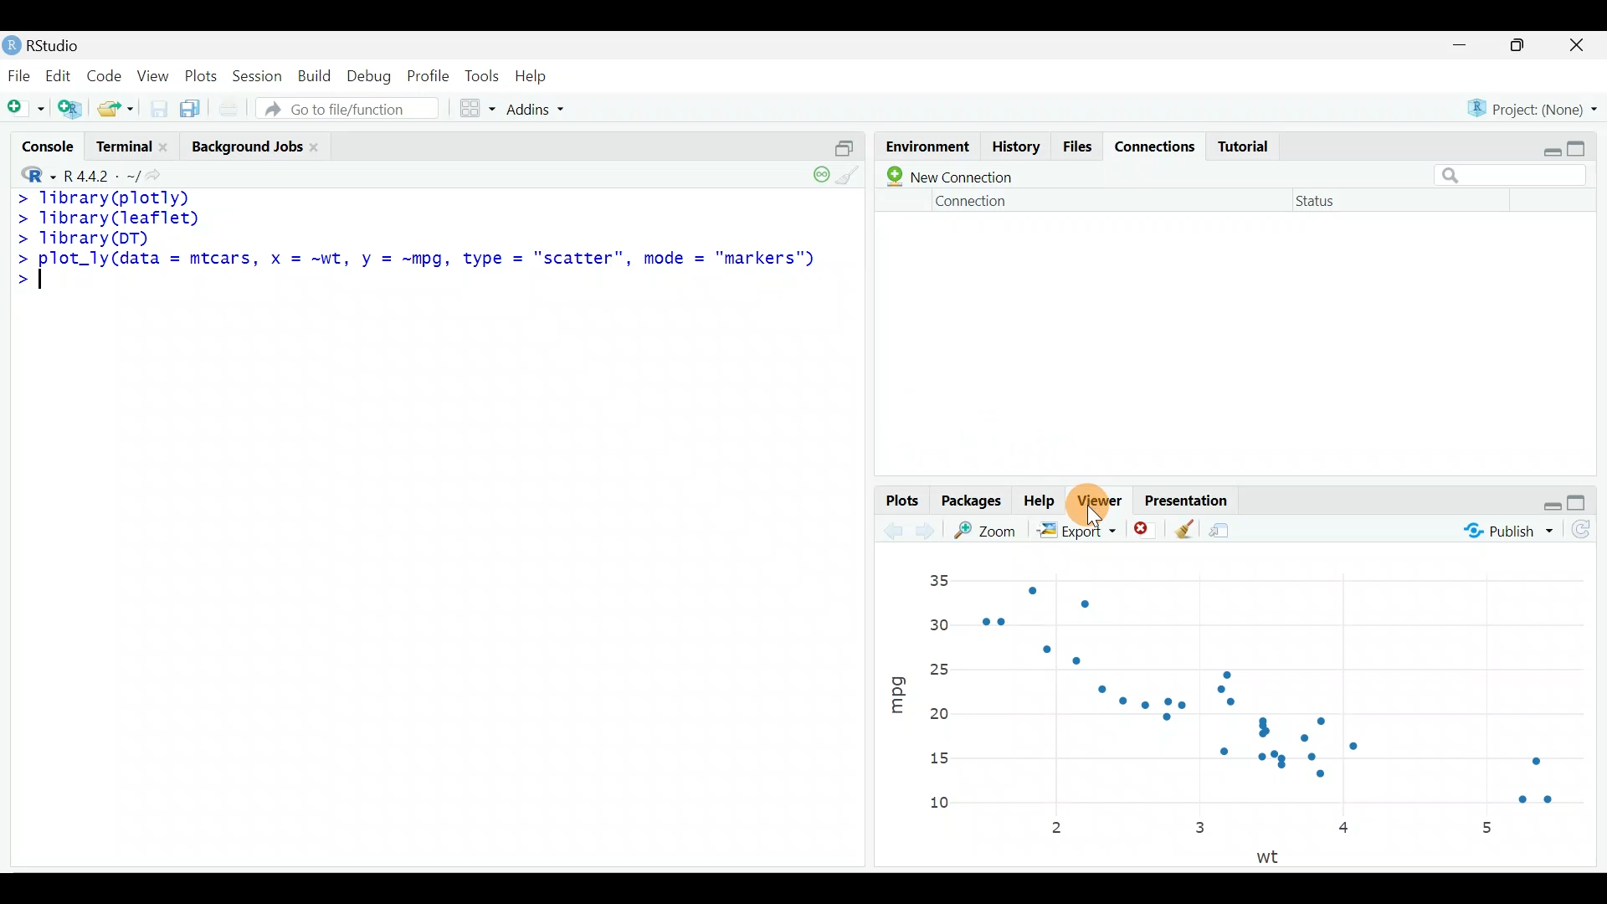 The width and height of the screenshot is (1607, 904). What do you see at coordinates (228, 110) in the screenshot?
I see `Print current file` at bounding box center [228, 110].